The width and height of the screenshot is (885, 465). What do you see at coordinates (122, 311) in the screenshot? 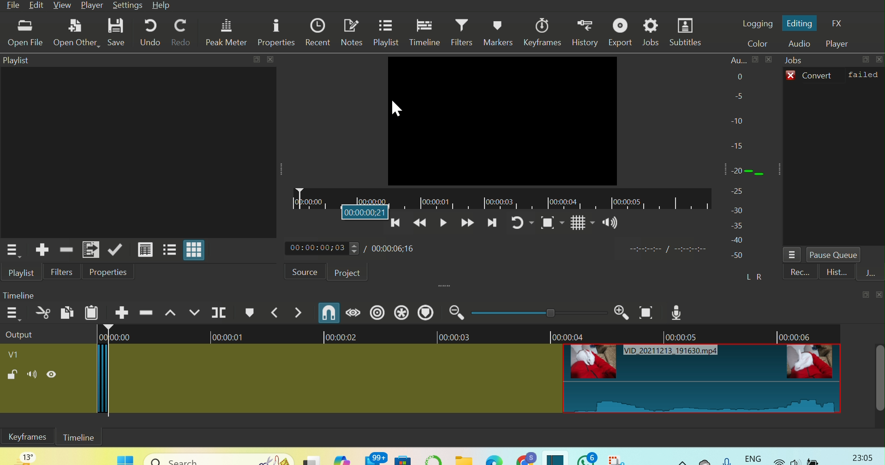
I see `Add` at bounding box center [122, 311].